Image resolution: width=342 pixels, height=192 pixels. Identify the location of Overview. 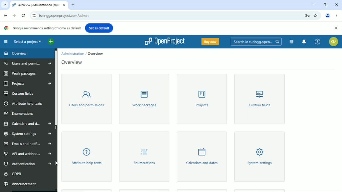
(96, 53).